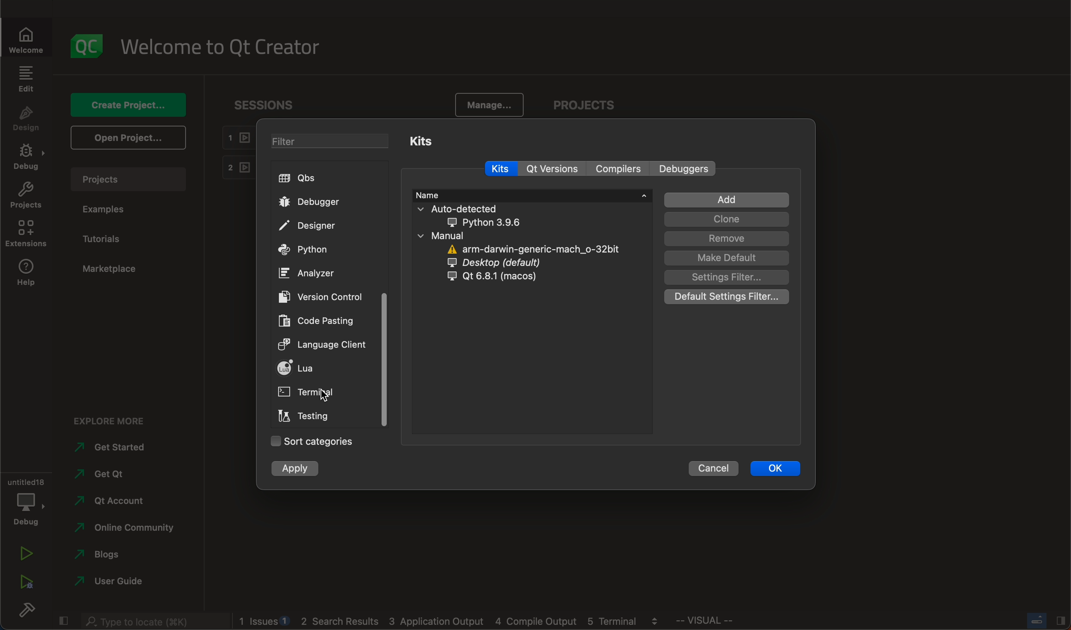  Describe the element at coordinates (109, 417) in the screenshot. I see `explore` at that location.